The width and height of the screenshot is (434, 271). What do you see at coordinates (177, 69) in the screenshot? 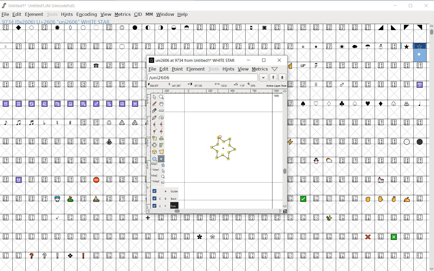
I see `POINT` at bounding box center [177, 69].